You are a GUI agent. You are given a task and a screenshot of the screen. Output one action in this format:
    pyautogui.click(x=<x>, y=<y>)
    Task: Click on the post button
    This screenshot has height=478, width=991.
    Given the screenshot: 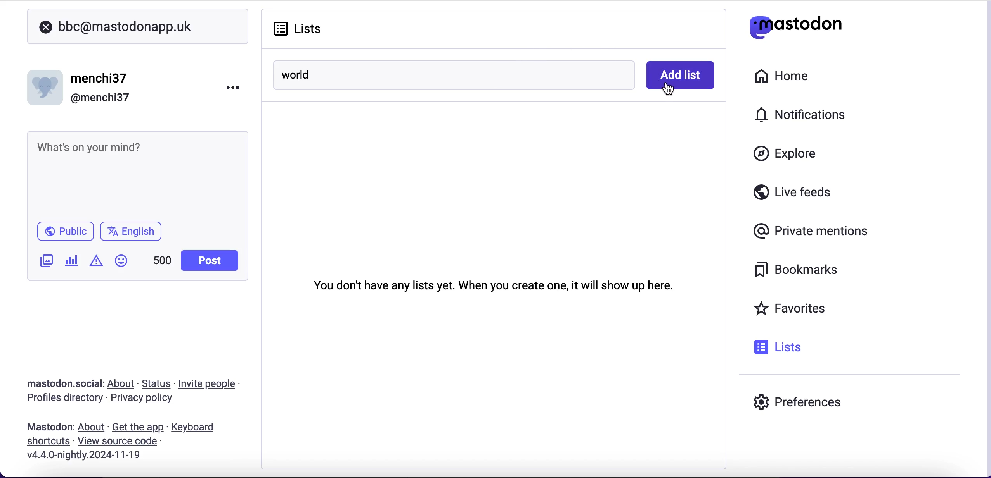 What is the action you would take?
    pyautogui.click(x=212, y=261)
    